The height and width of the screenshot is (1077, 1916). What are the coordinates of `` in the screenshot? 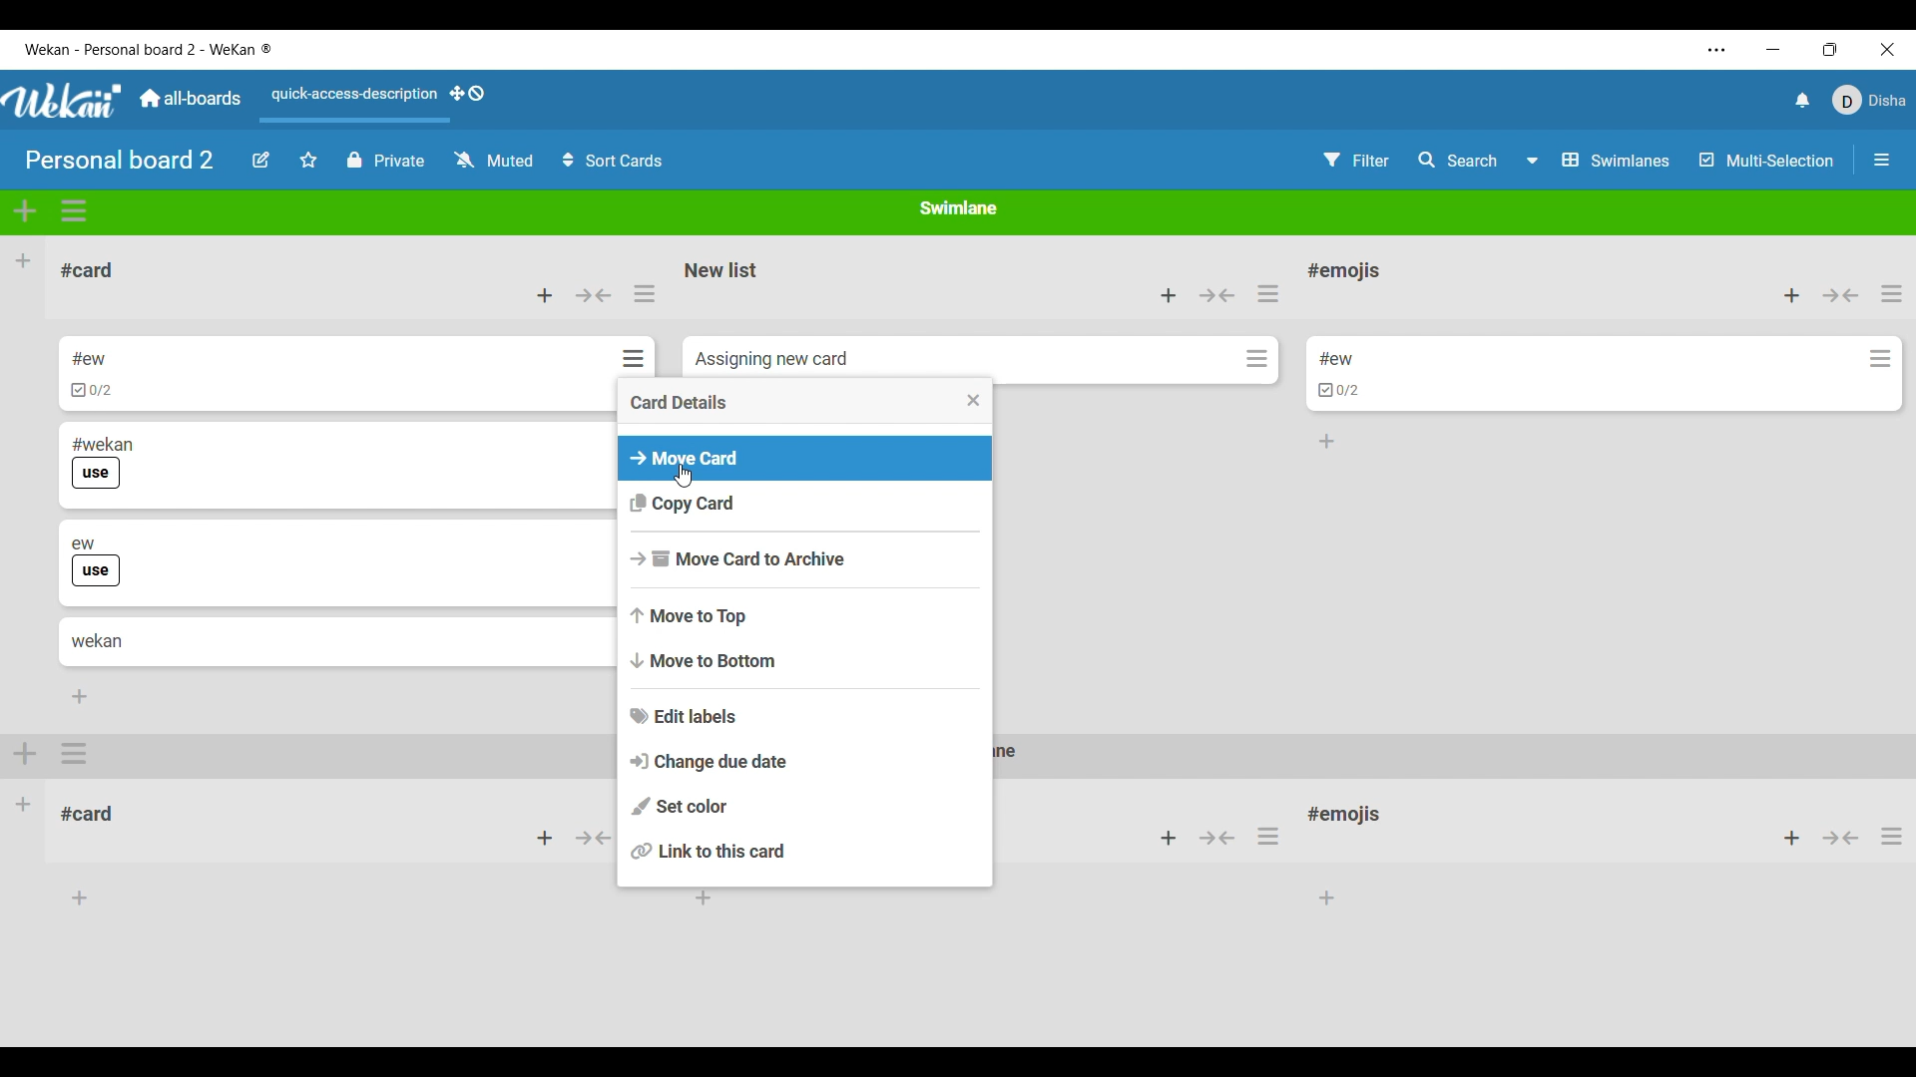 It's located at (1842, 841).